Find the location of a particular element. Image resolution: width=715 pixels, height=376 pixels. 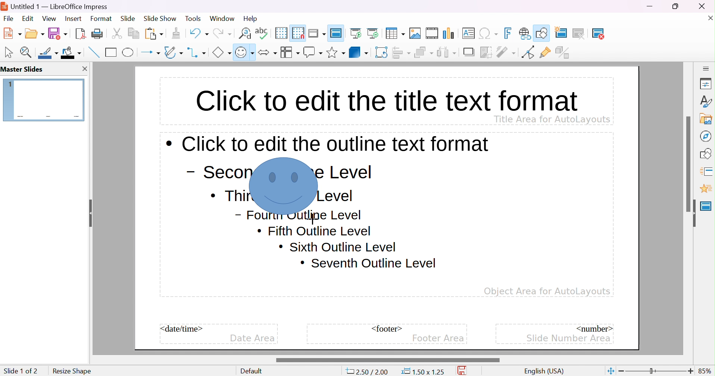

fill color is located at coordinates (71, 52).